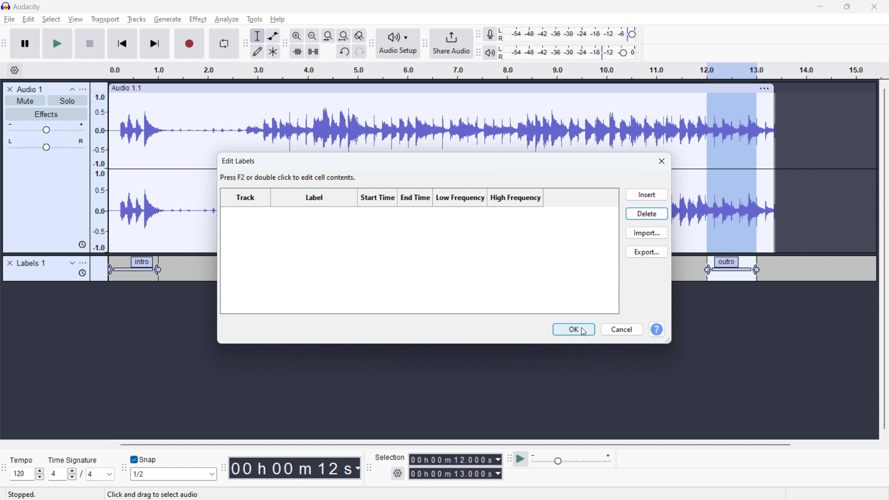 Image resolution: width=889 pixels, height=500 pixels. Describe the element at coordinates (121, 44) in the screenshot. I see `skip to the starting` at that location.